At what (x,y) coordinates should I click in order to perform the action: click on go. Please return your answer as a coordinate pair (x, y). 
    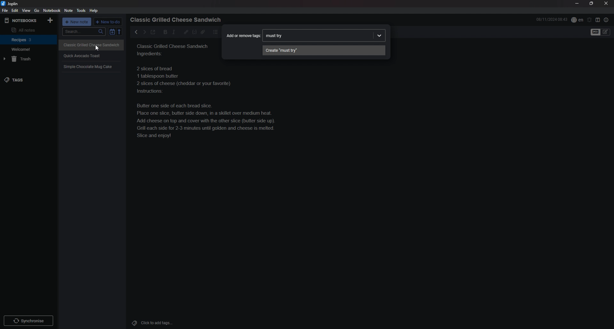
    Looking at the image, I should click on (37, 10).